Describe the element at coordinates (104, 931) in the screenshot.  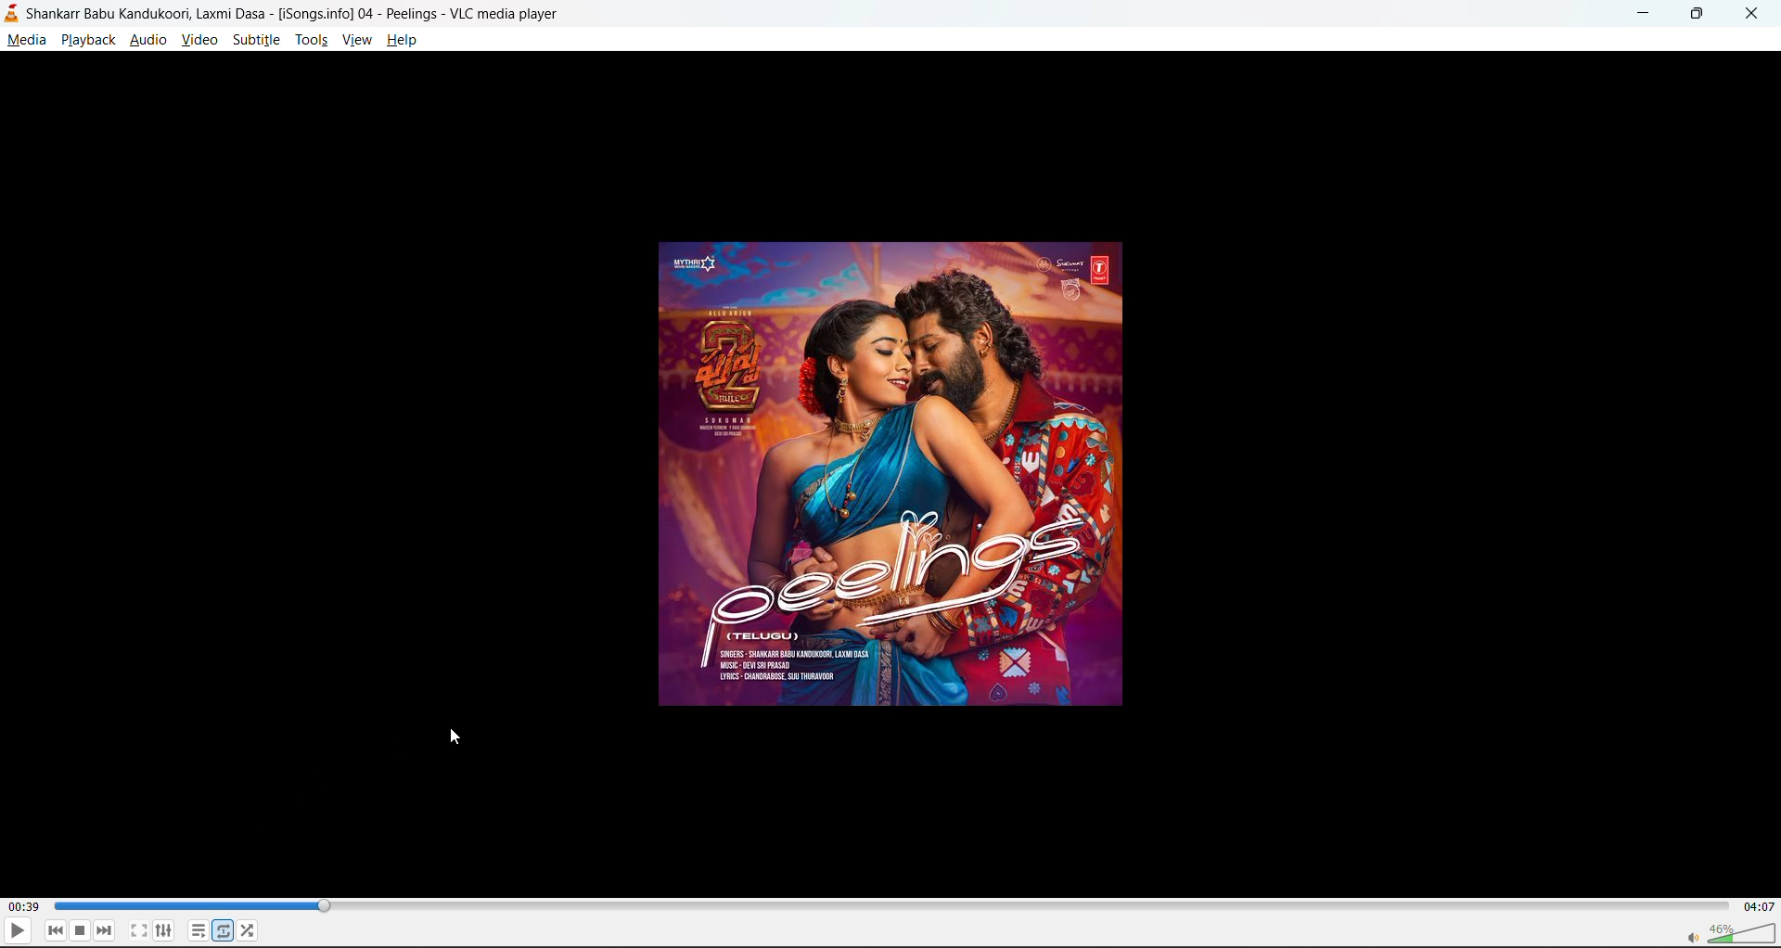
I see `next` at that location.